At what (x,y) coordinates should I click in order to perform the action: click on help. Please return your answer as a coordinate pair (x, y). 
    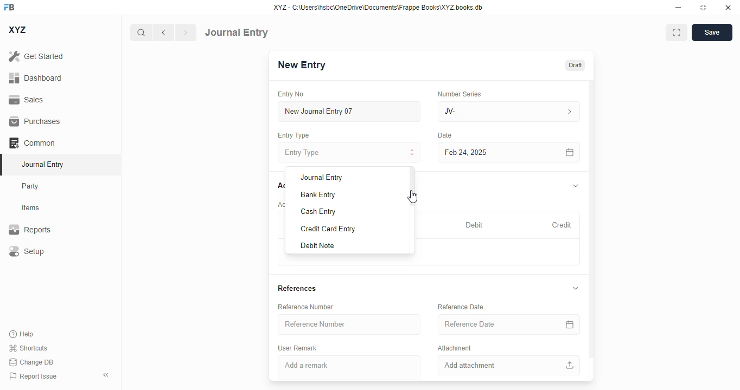
    Looking at the image, I should click on (22, 334).